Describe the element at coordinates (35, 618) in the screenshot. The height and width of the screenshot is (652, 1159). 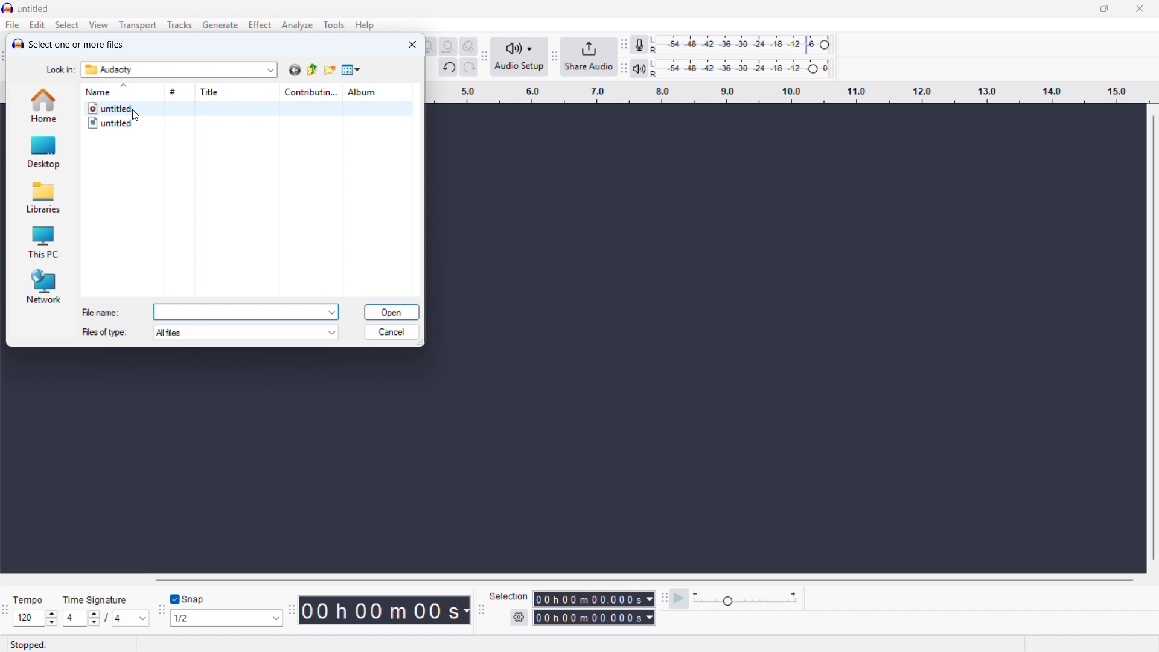
I see `Set tempo ` at that location.